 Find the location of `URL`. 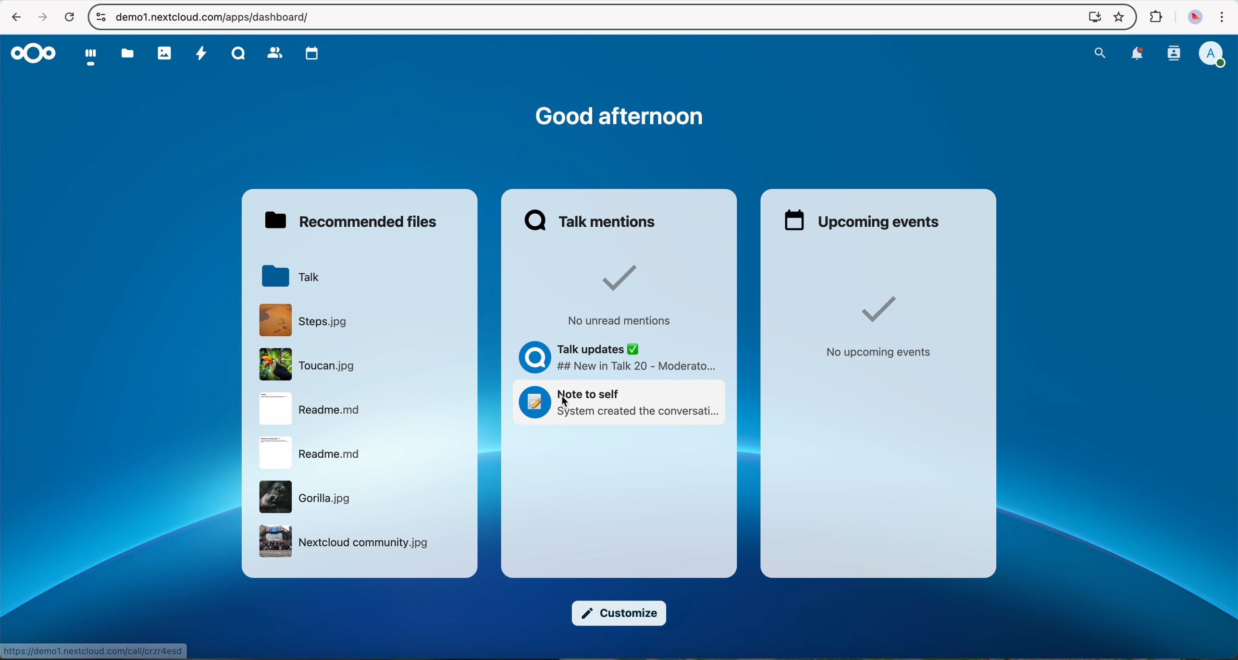

URL is located at coordinates (94, 649).